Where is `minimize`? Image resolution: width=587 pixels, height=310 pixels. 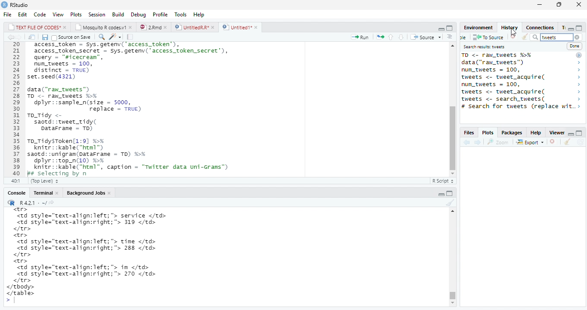 minimize is located at coordinates (540, 5).